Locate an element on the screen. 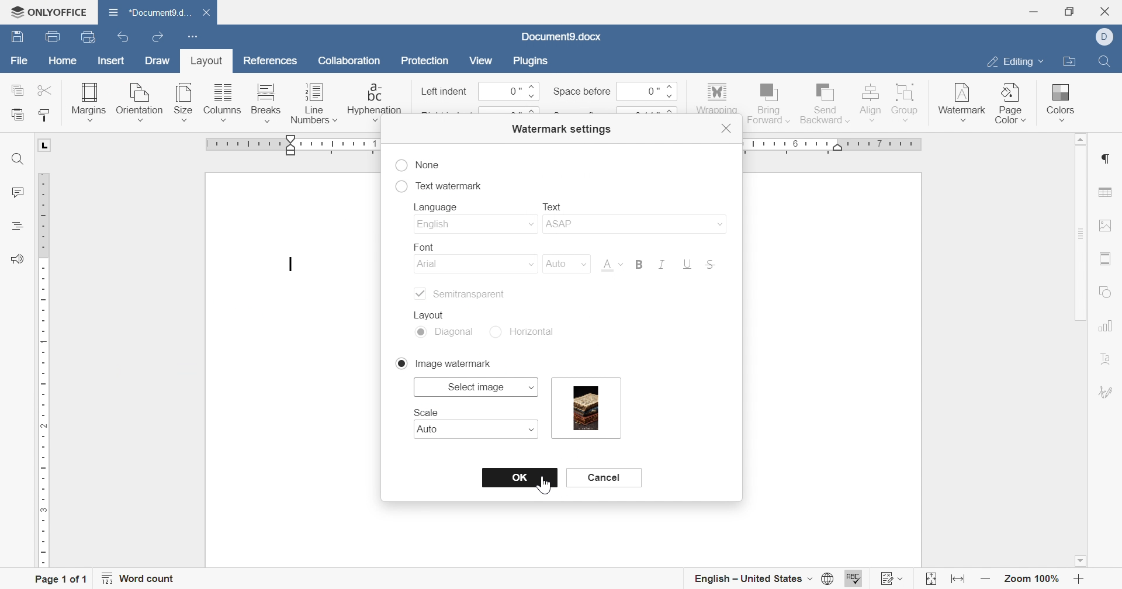 The image size is (1122, 589). scroll bar is located at coordinates (1079, 233).